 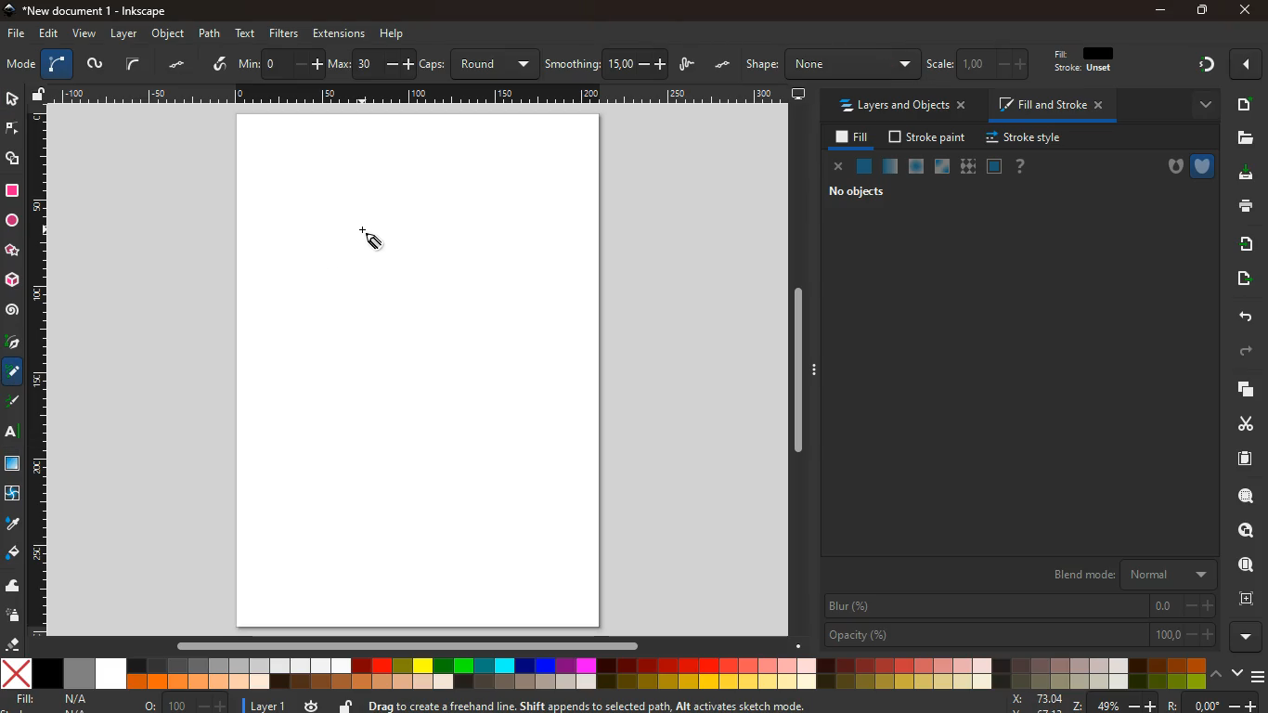 What do you see at coordinates (179, 65) in the screenshot?
I see `dots` at bounding box center [179, 65].